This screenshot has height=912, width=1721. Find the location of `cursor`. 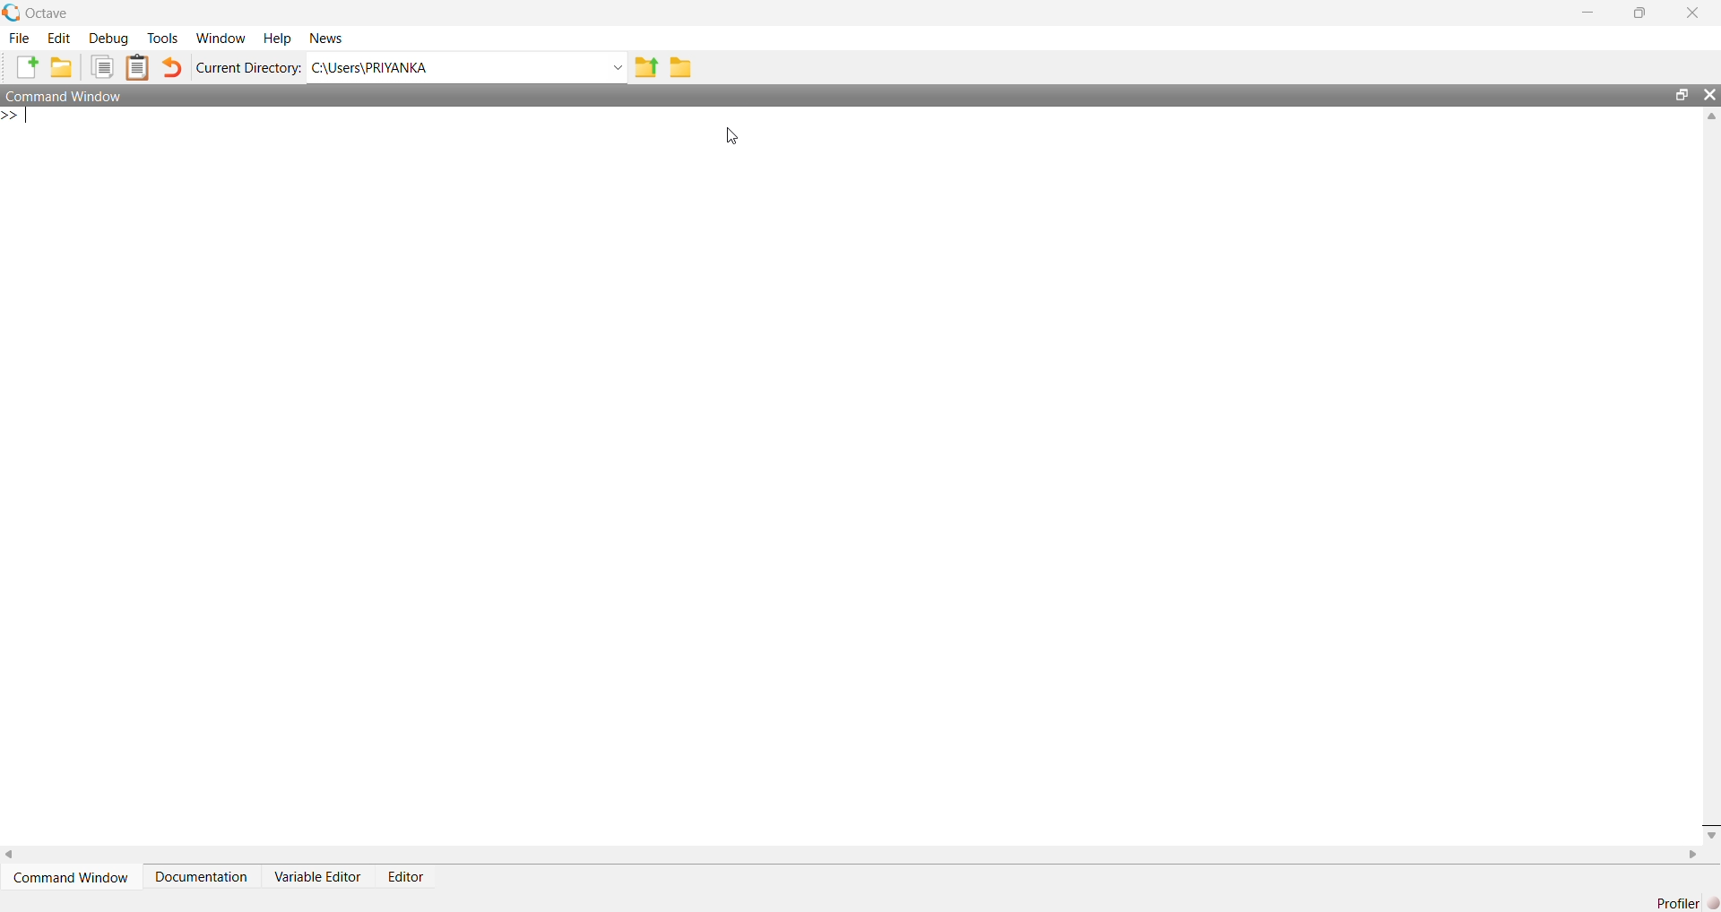

cursor is located at coordinates (731, 136).